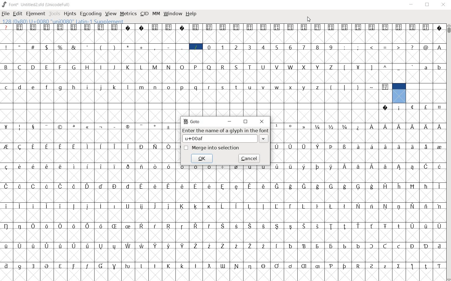 The image size is (451, 281). What do you see at coordinates (182, 67) in the screenshot?
I see `O` at bounding box center [182, 67].